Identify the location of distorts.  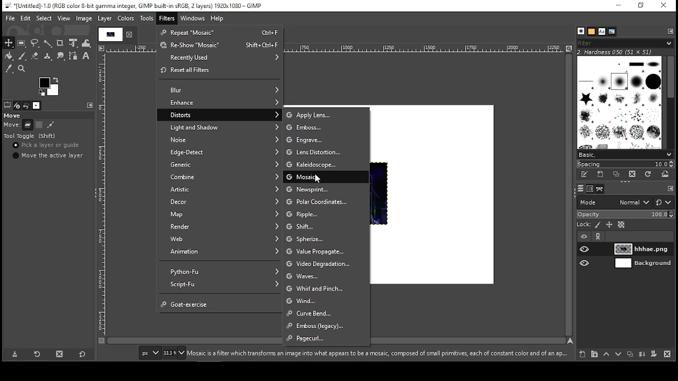
(218, 115).